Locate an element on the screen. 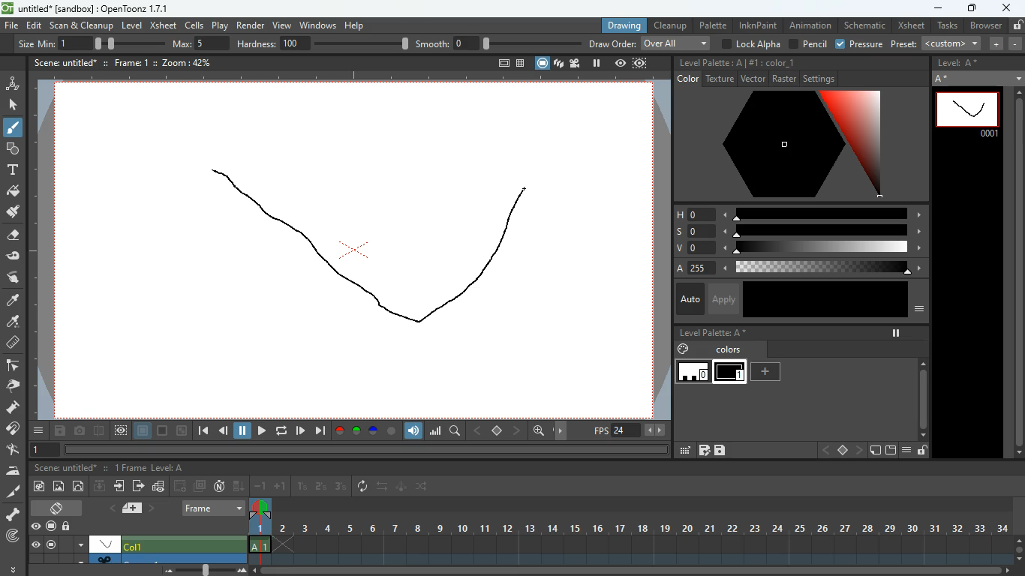 This screenshot has width=1025, height=576. hardness is located at coordinates (323, 43).